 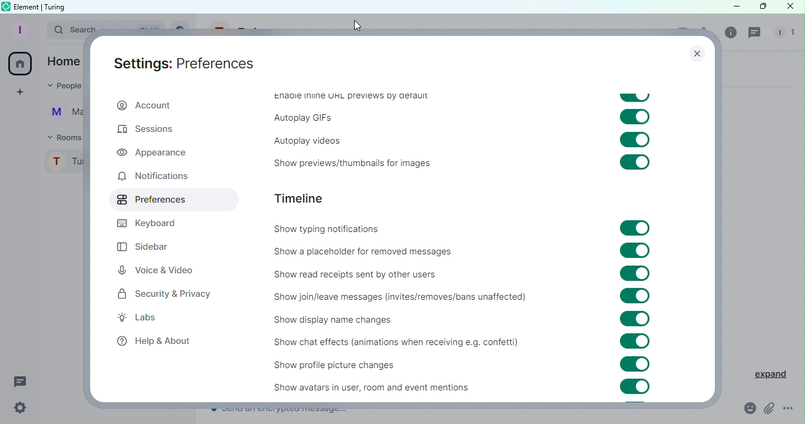 I want to click on Element icon, so click(x=5, y=6).